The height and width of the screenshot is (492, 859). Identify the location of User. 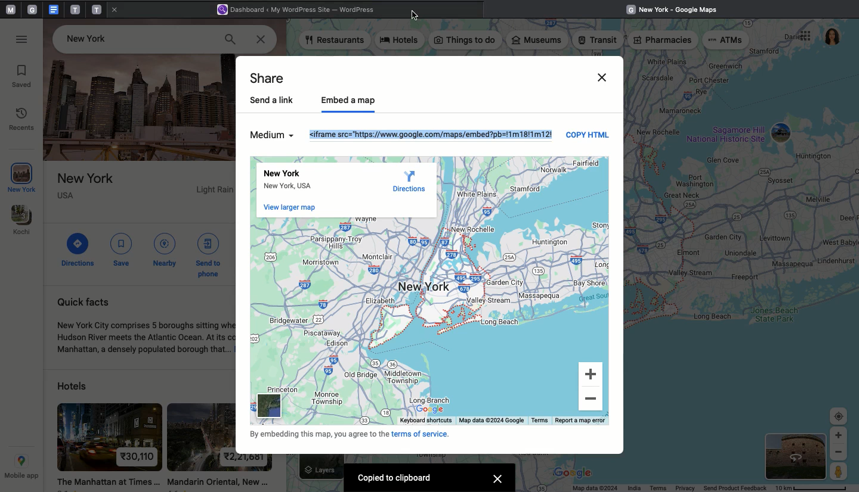
(832, 37).